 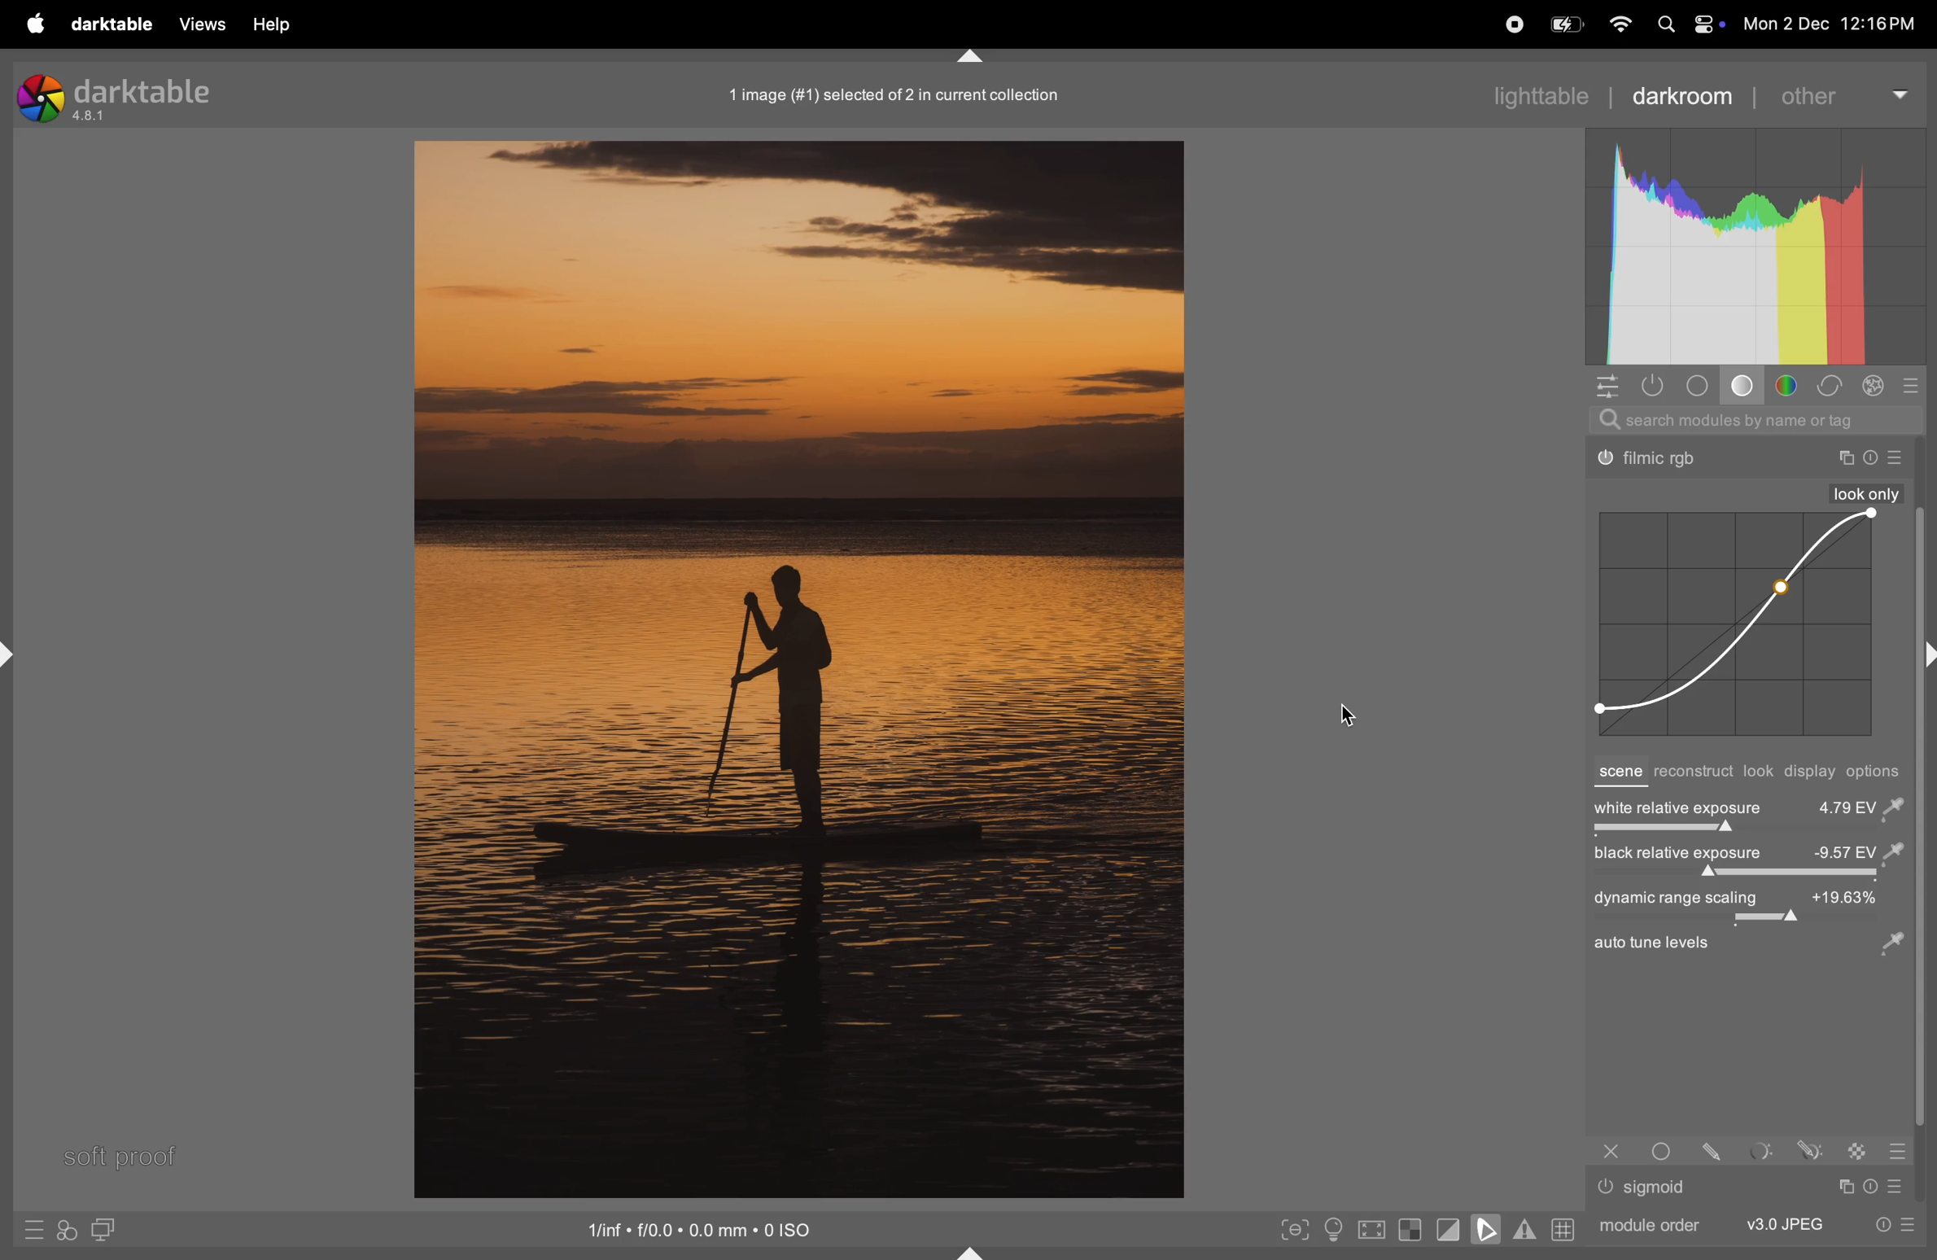 What do you see at coordinates (1655, 385) in the screenshot?
I see `show active modules only` at bounding box center [1655, 385].